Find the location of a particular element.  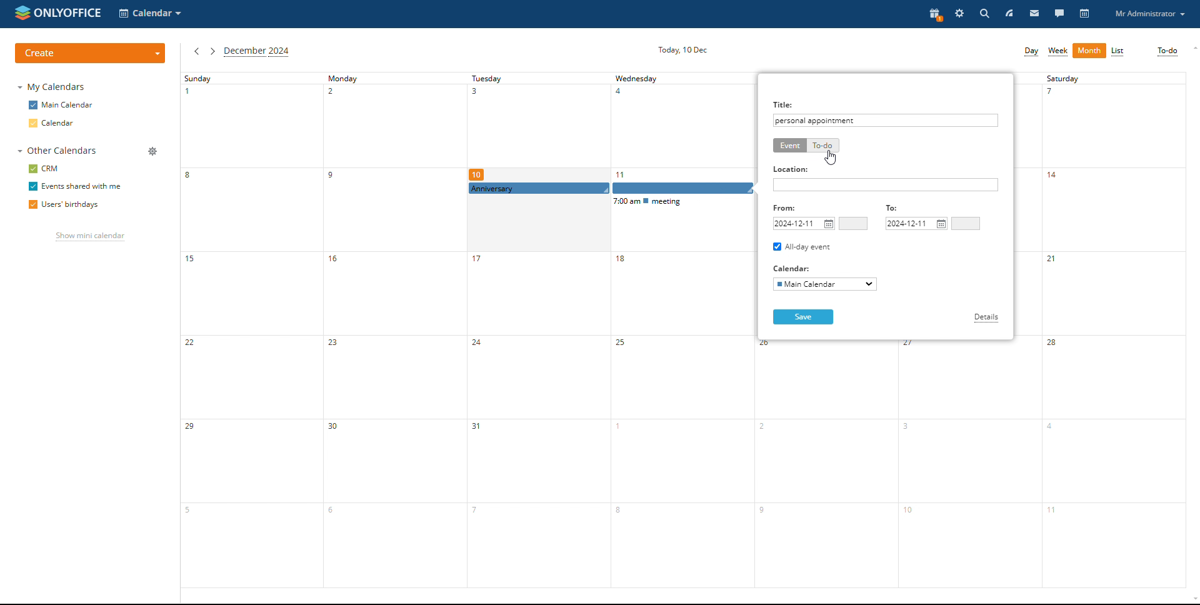

users' birthdays is located at coordinates (64, 205).